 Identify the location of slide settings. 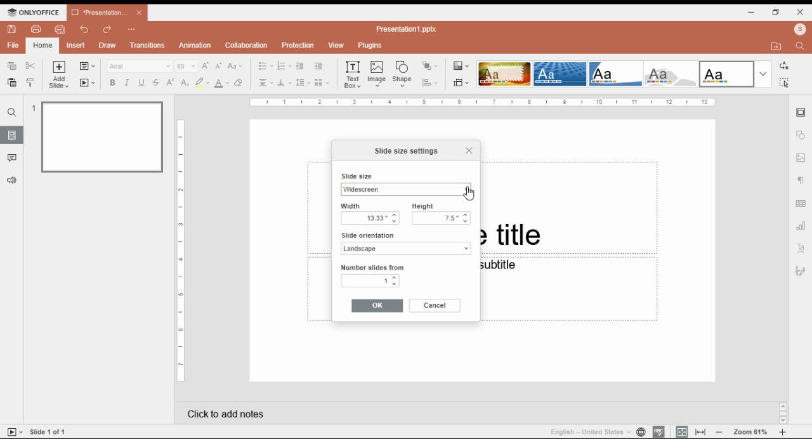
(802, 113).